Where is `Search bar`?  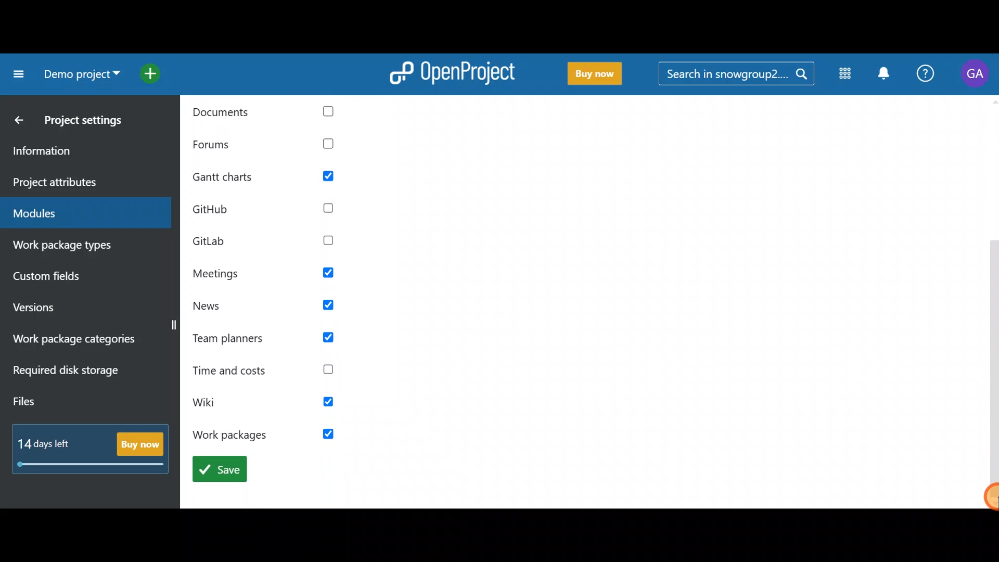 Search bar is located at coordinates (736, 76).